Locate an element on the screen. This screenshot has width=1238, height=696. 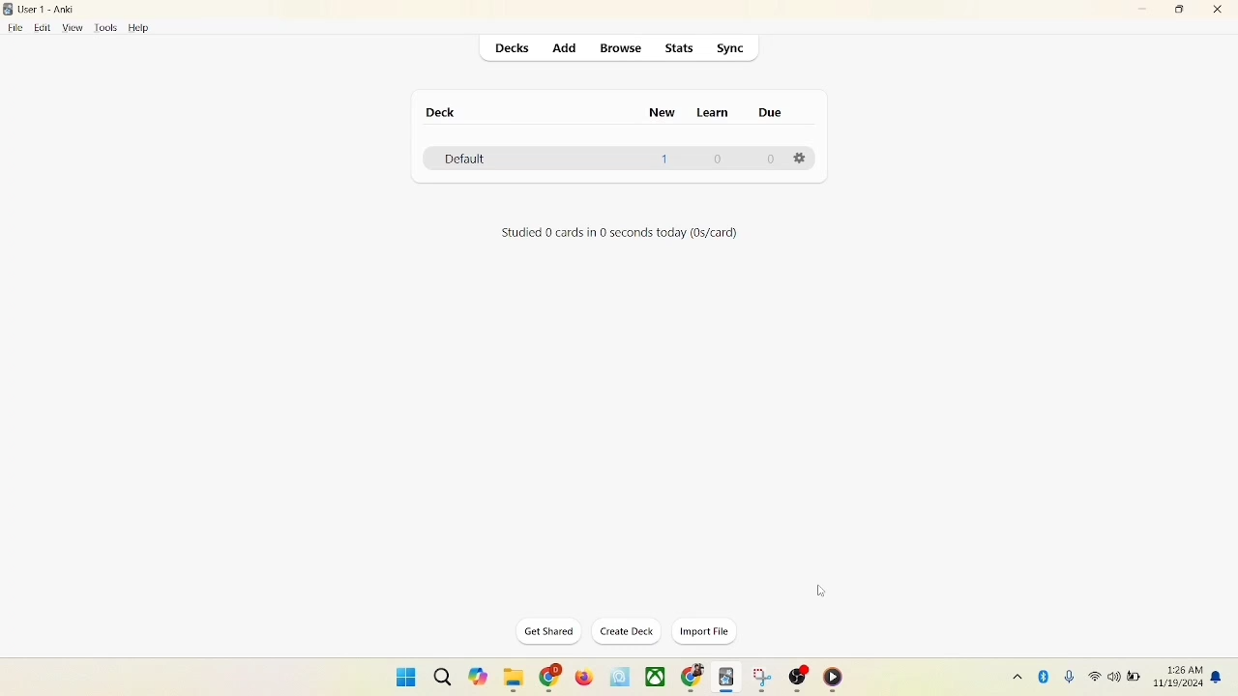
due is located at coordinates (770, 112).